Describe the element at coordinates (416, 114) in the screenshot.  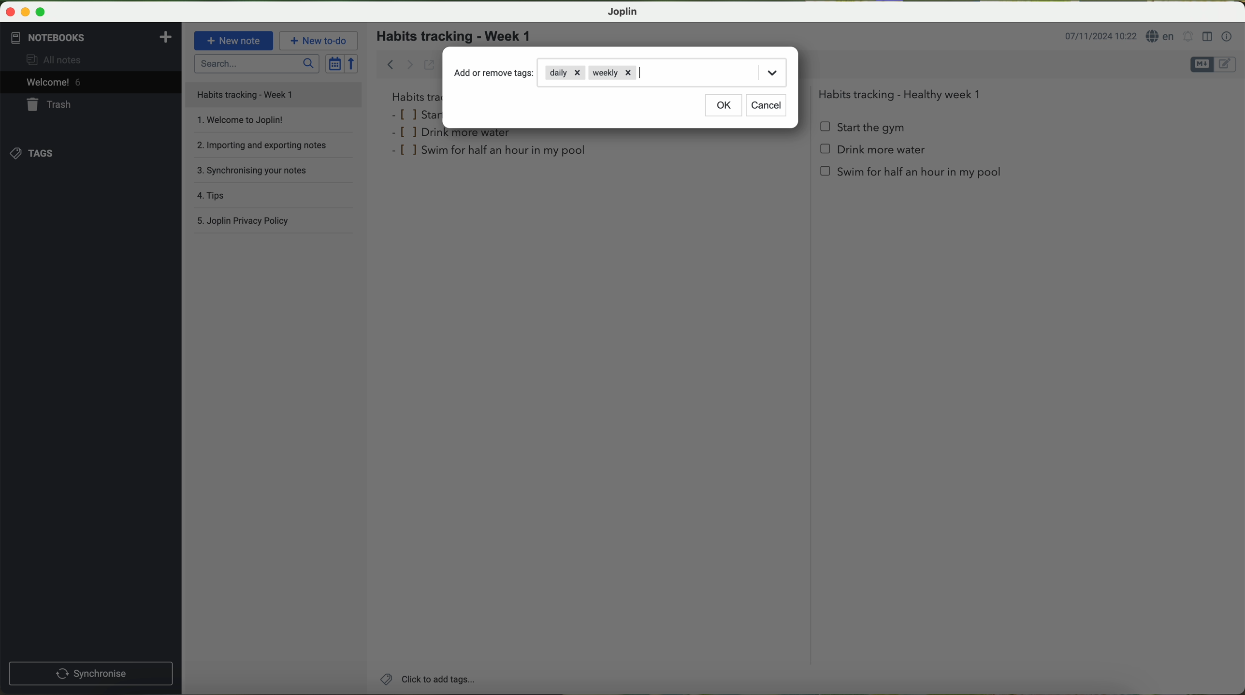
I see `star` at that location.